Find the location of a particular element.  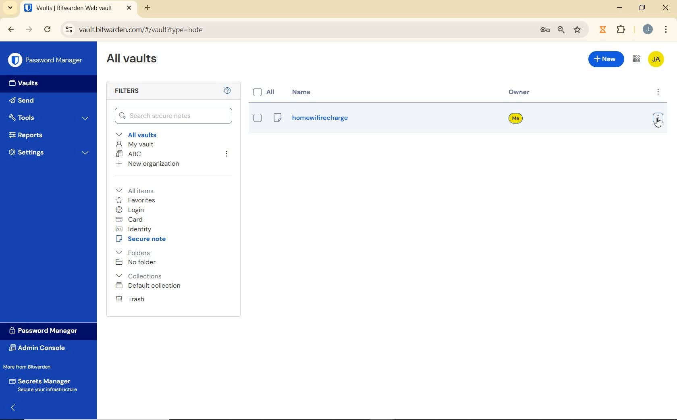

customize Google chrome is located at coordinates (666, 29).